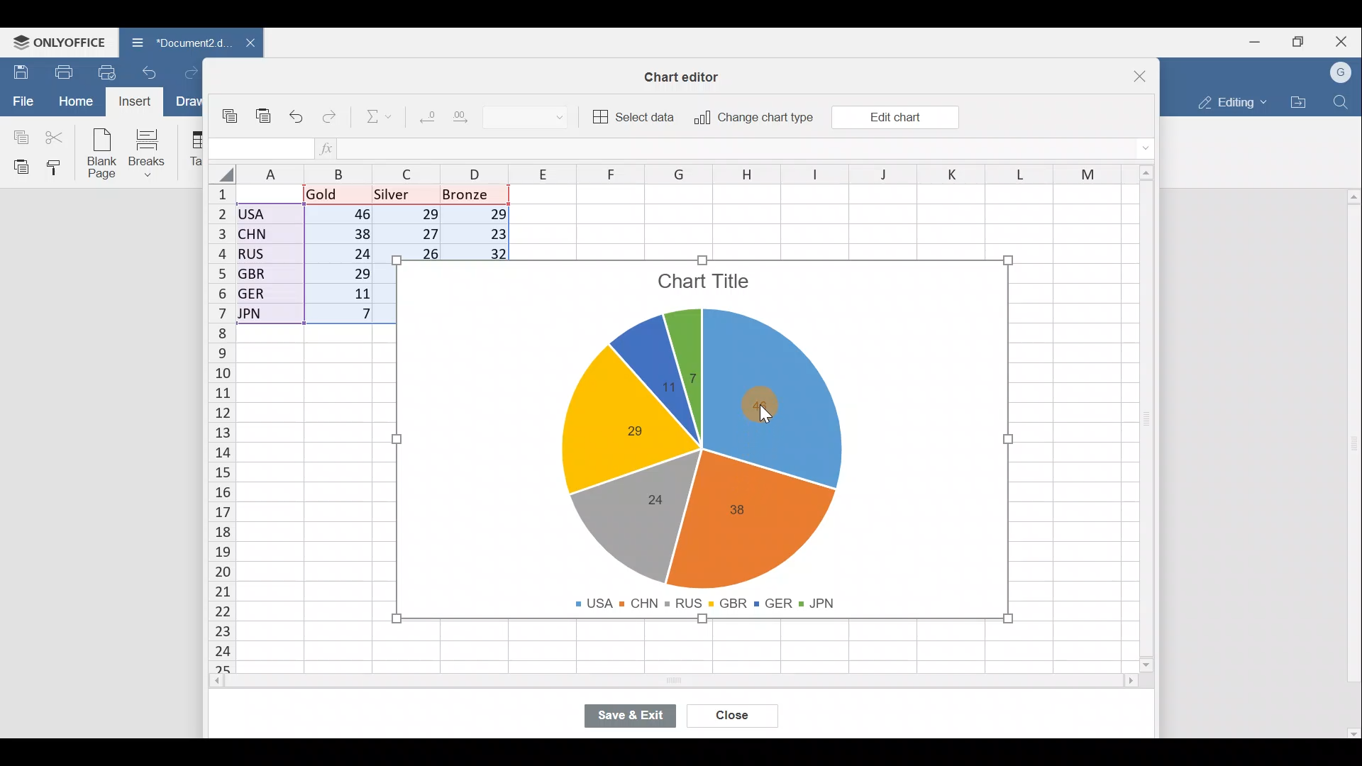  I want to click on Close, so click(1146, 74).